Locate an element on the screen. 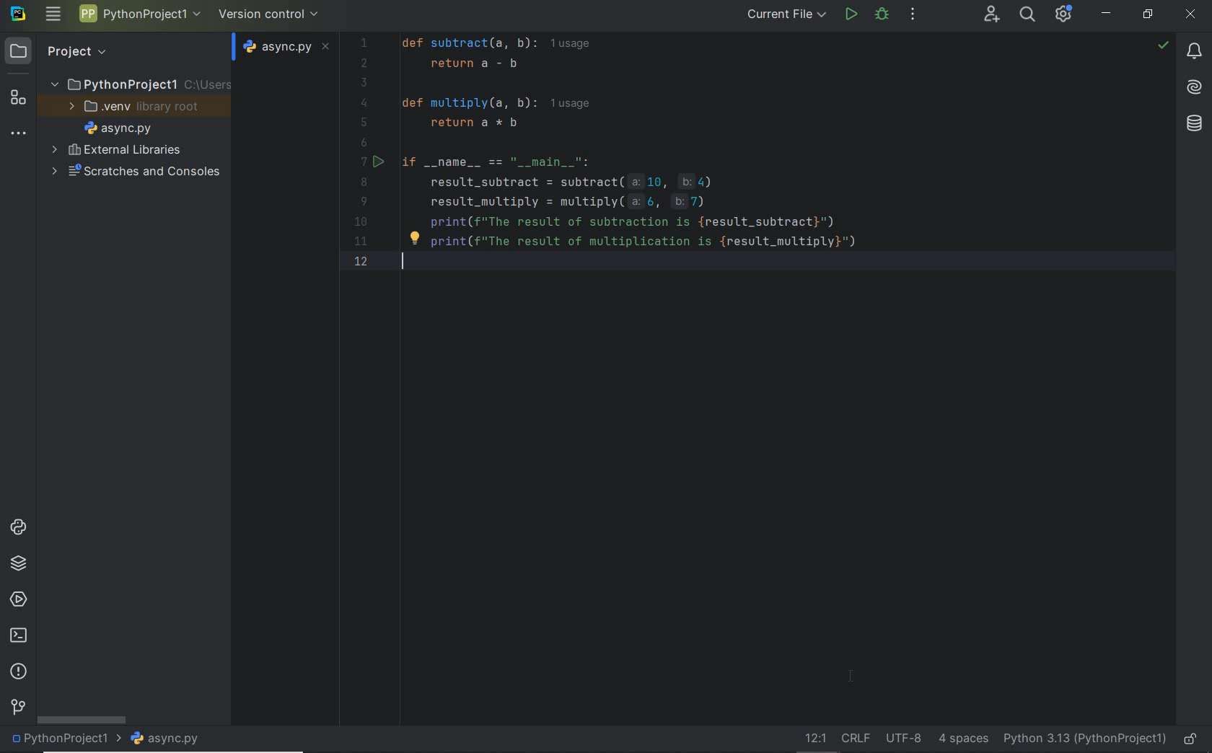 The height and width of the screenshot is (753, 1212). python packages is located at coordinates (21, 565).